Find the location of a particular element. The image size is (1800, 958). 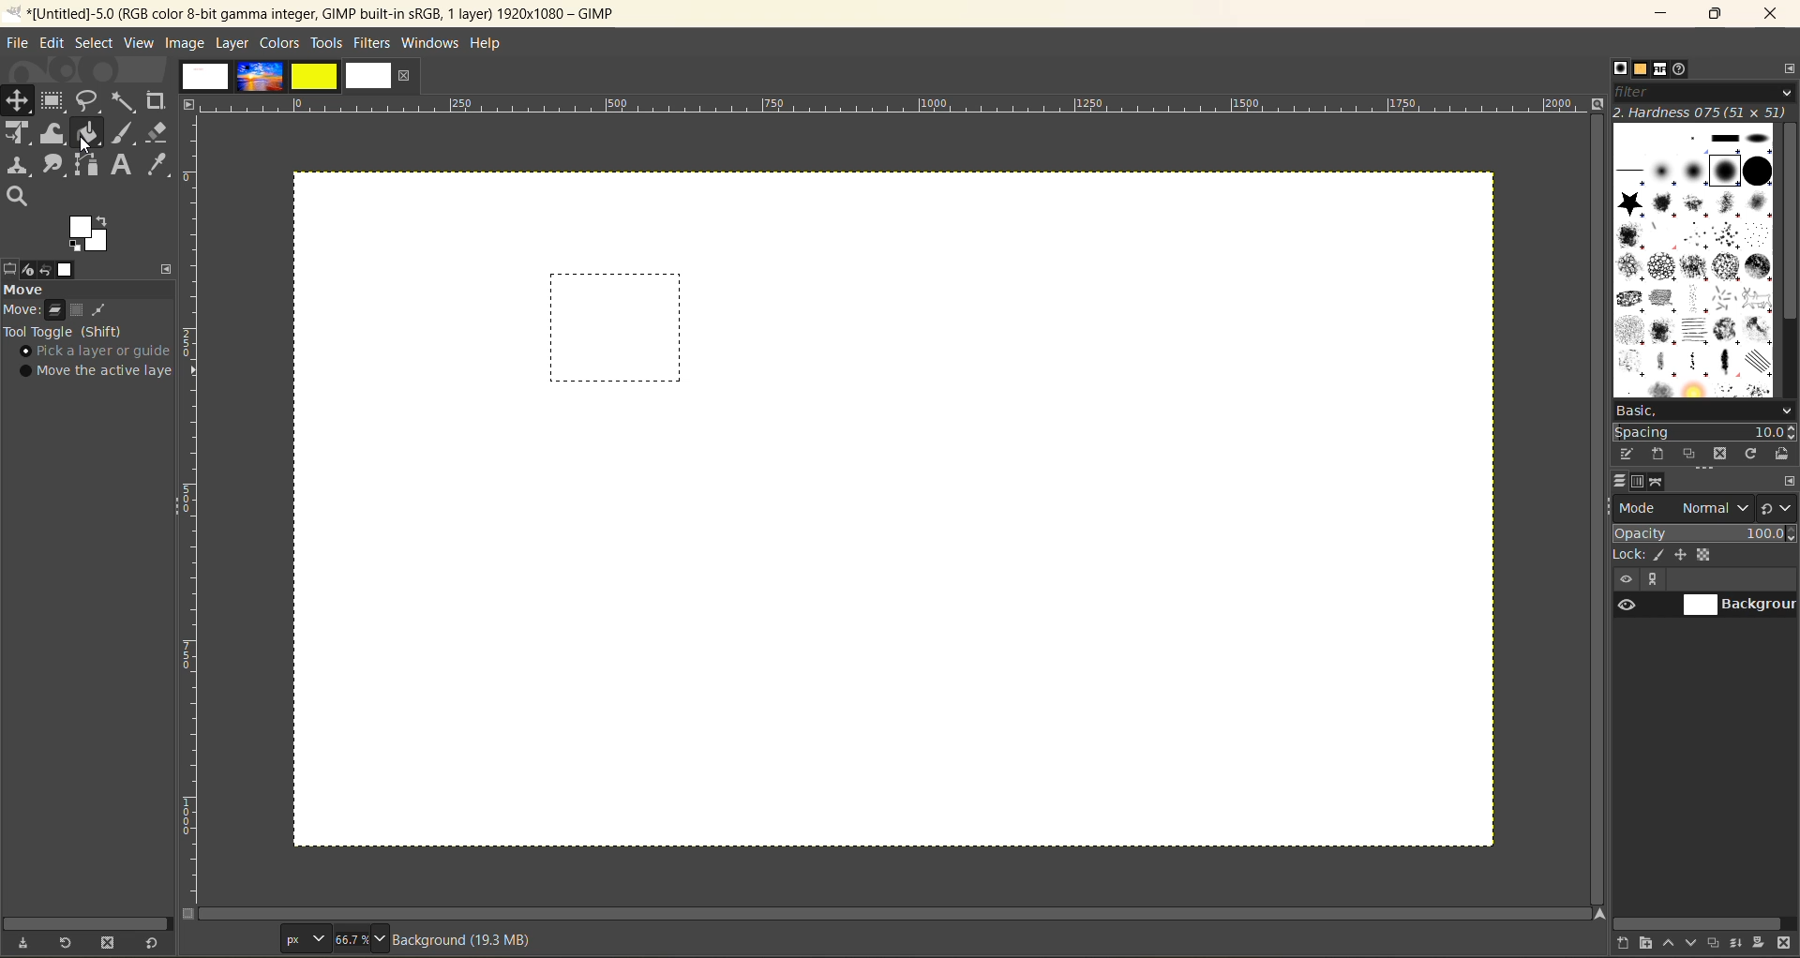

restore tool preset is located at coordinates (67, 944).